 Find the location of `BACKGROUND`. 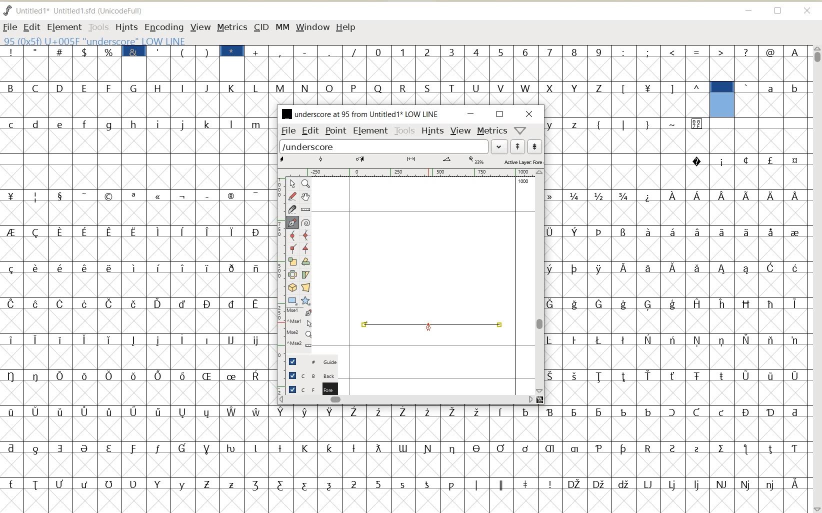

BACKGROUND is located at coordinates (308, 375).